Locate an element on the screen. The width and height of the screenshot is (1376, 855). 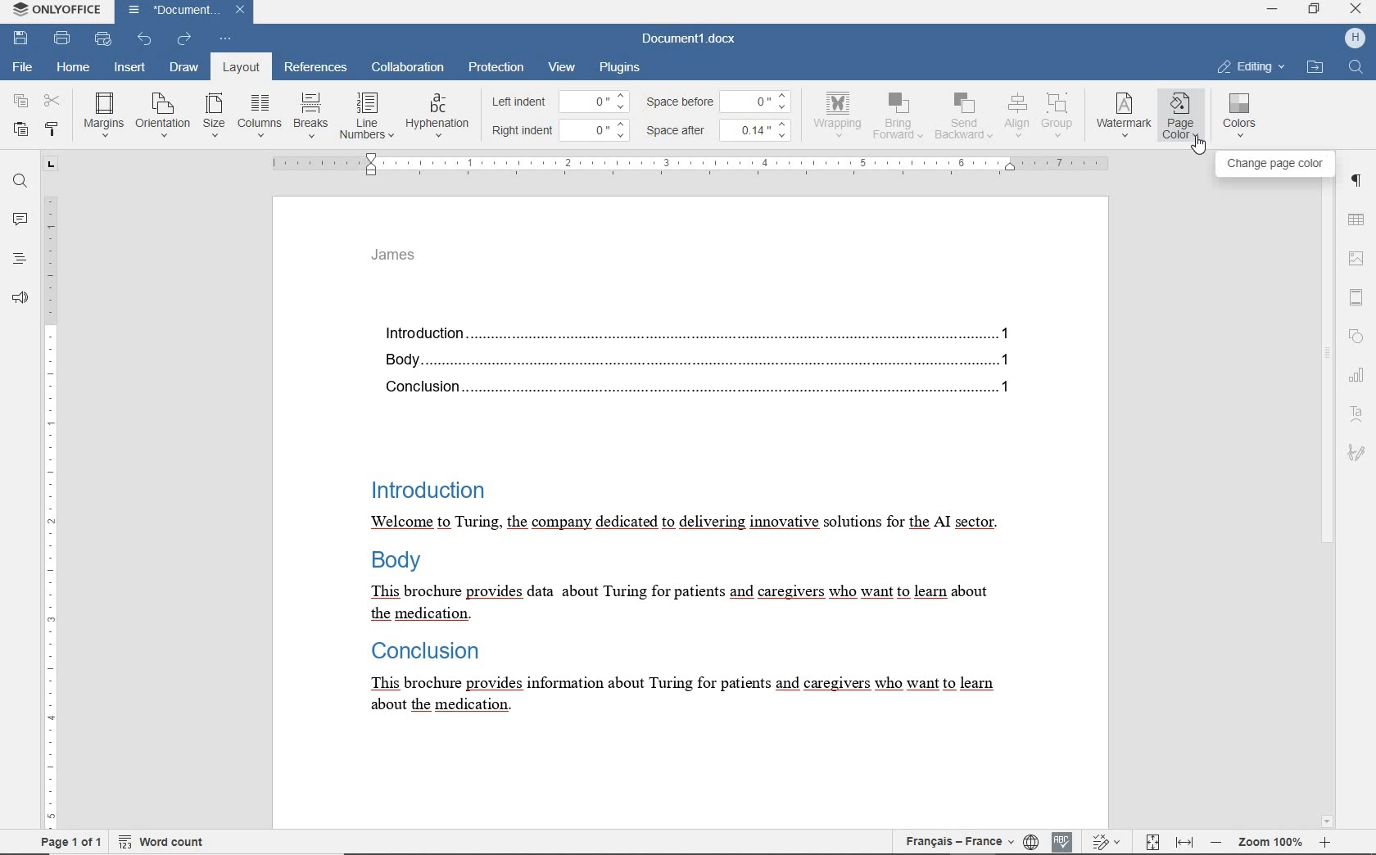
paste is located at coordinates (19, 129).